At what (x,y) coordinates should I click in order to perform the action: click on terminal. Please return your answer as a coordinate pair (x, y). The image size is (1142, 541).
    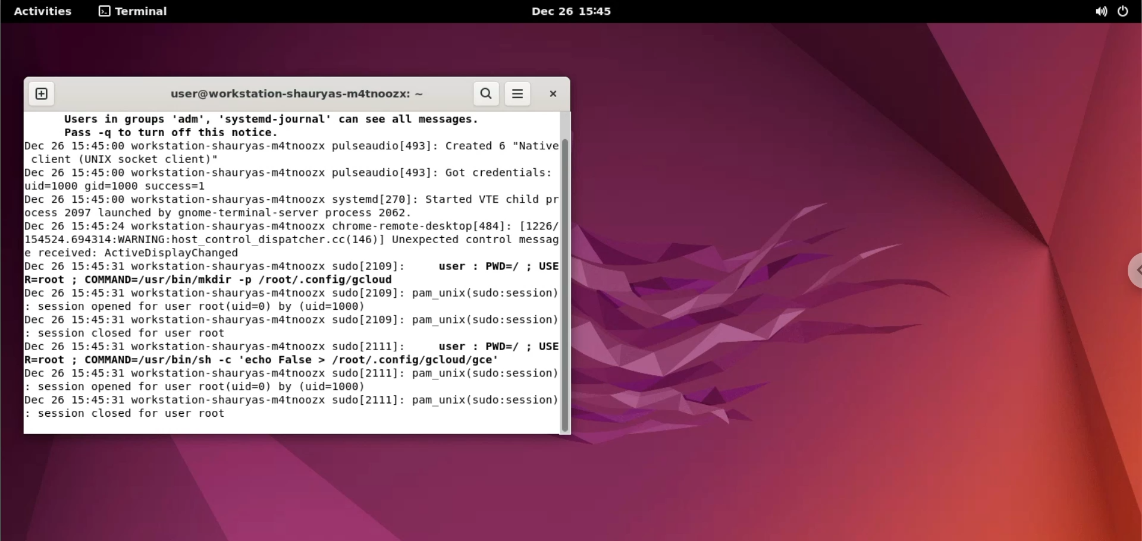
    Looking at the image, I should click on (134, 12).